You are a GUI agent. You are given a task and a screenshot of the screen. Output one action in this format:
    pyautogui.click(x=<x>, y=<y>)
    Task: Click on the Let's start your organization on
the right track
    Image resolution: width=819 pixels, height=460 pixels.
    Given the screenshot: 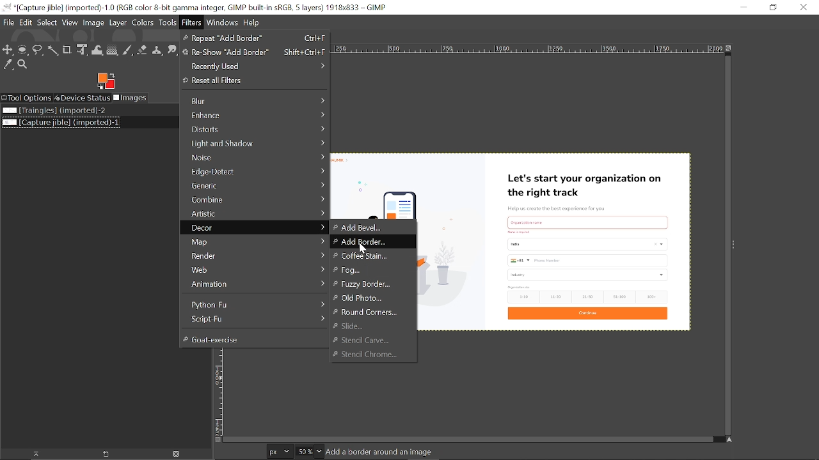 What is the action you would take?
    pyautogui.click(x=582, y=185)
    